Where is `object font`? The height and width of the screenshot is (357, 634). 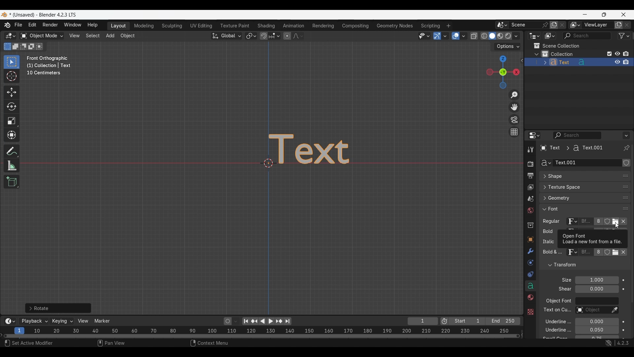
object font is located at coordinates (558, 302).